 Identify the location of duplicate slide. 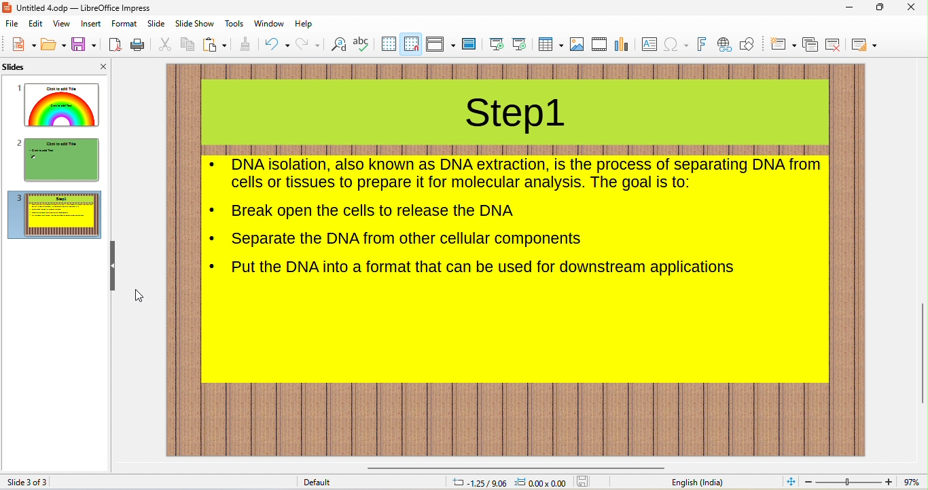
(810, 45).